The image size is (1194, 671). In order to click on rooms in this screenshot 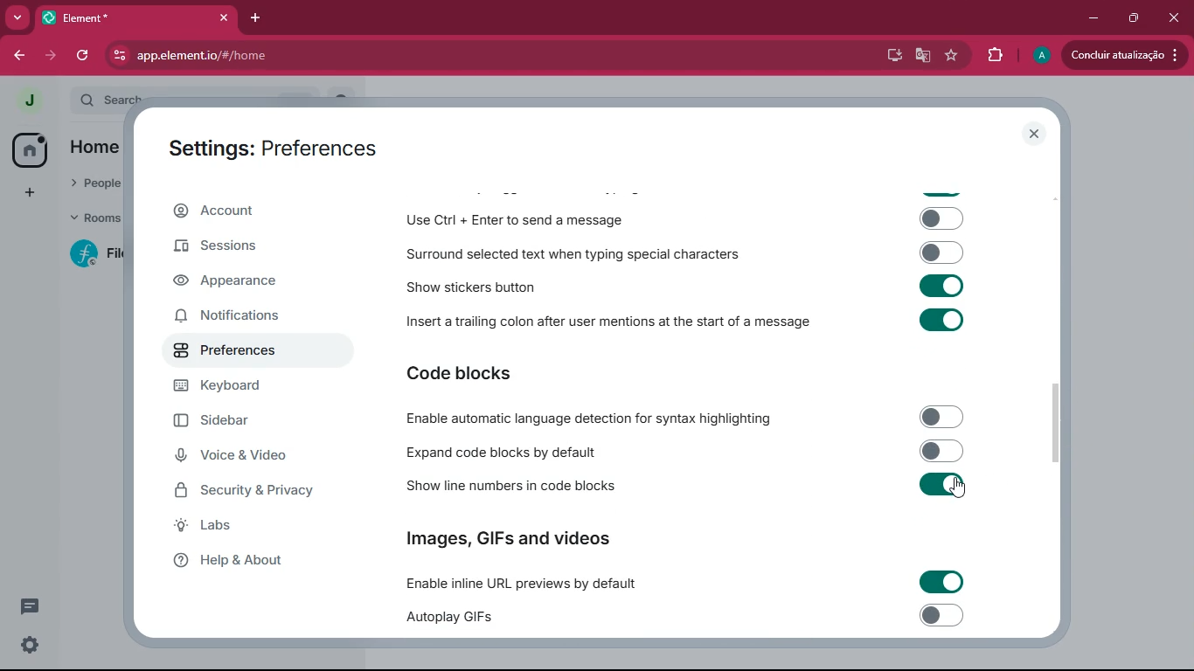, I will do `click(94, 220)`.